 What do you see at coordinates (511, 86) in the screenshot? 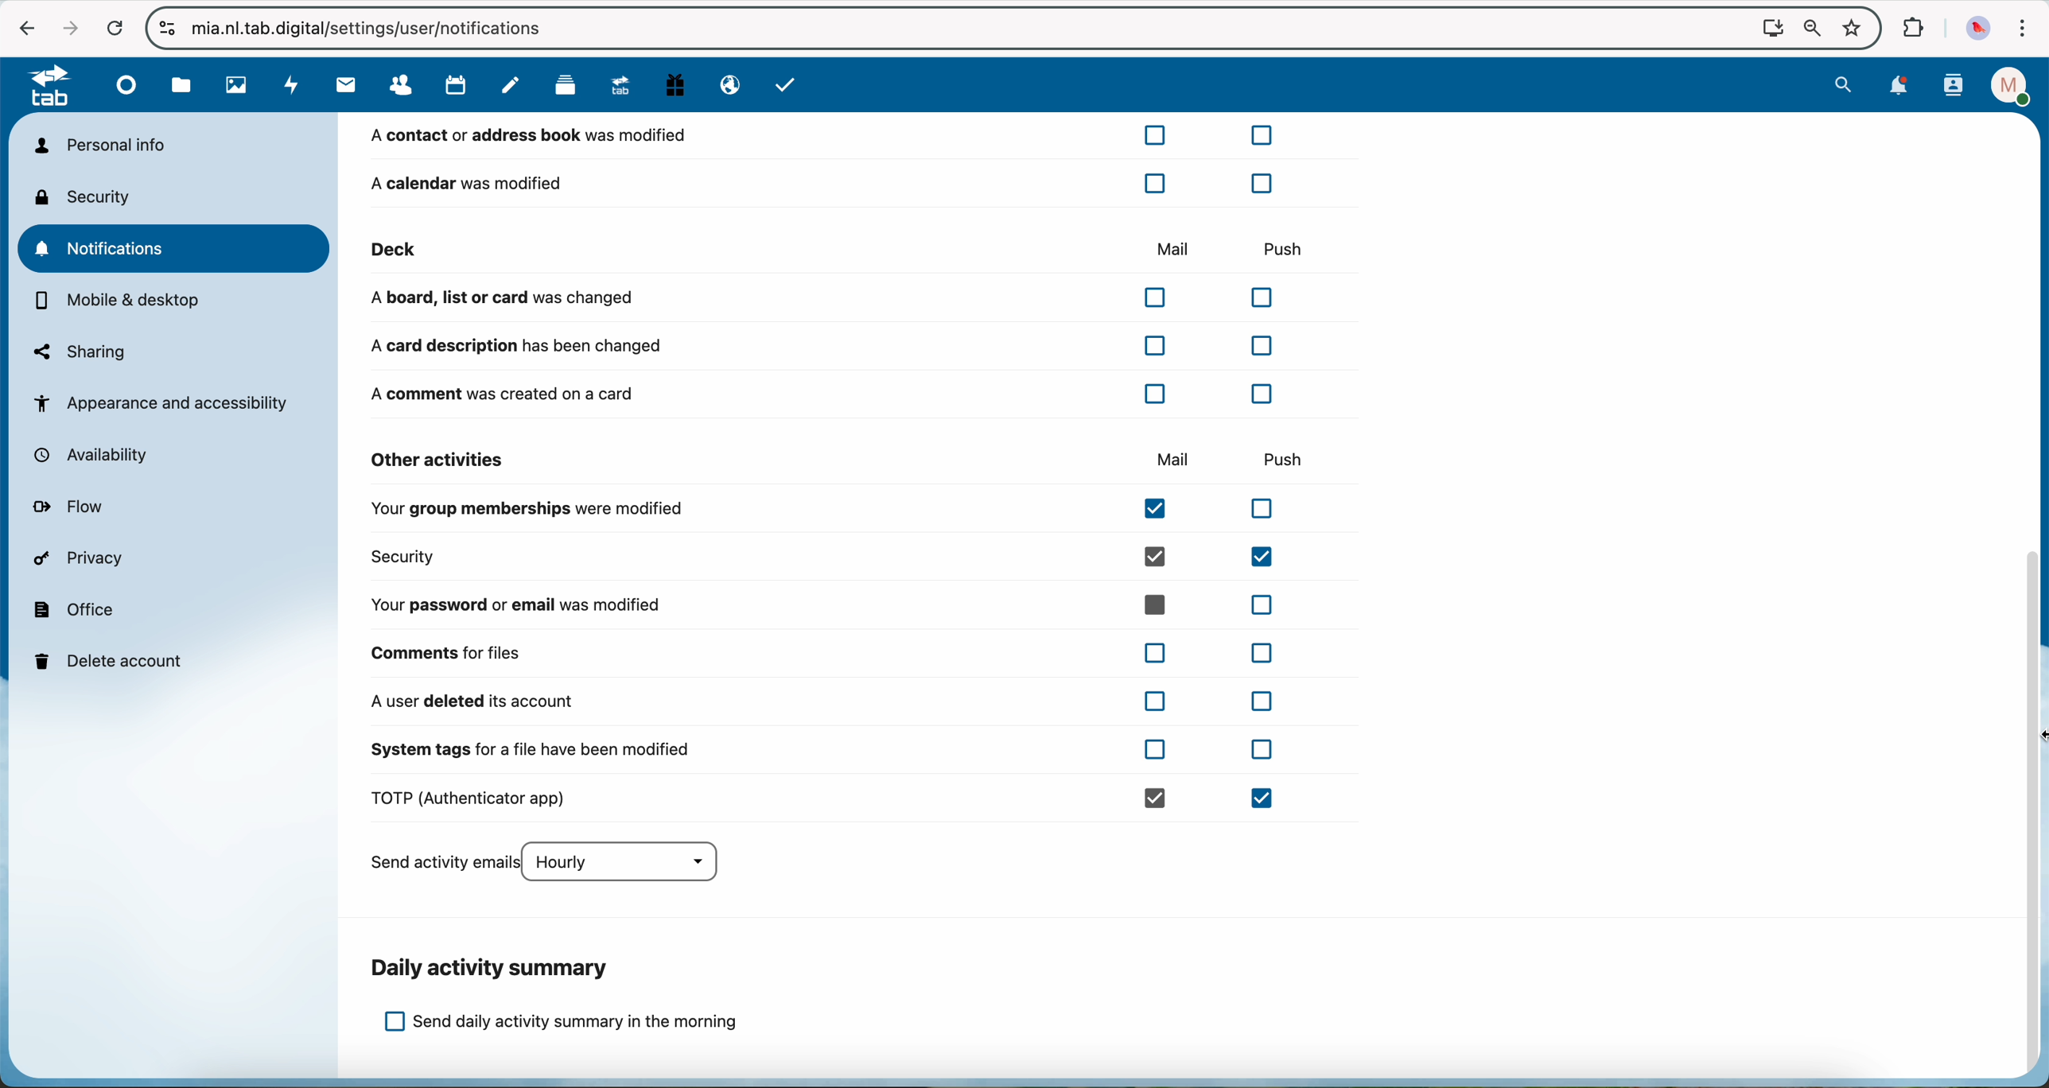
I see `notes` at bounding box center [511, 86].